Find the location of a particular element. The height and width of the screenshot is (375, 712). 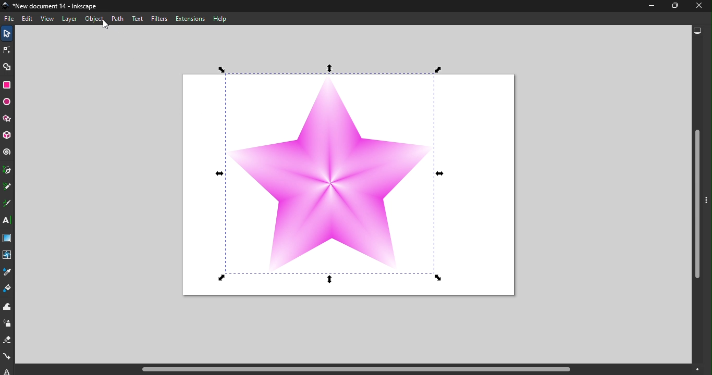

lpe is located at coordinates (5, 371).